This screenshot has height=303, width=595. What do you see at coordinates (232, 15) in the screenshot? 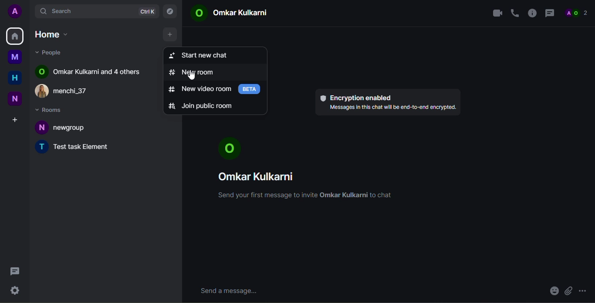
I see `©  Omkar Kulkarni` at bounding box center [232, 15].